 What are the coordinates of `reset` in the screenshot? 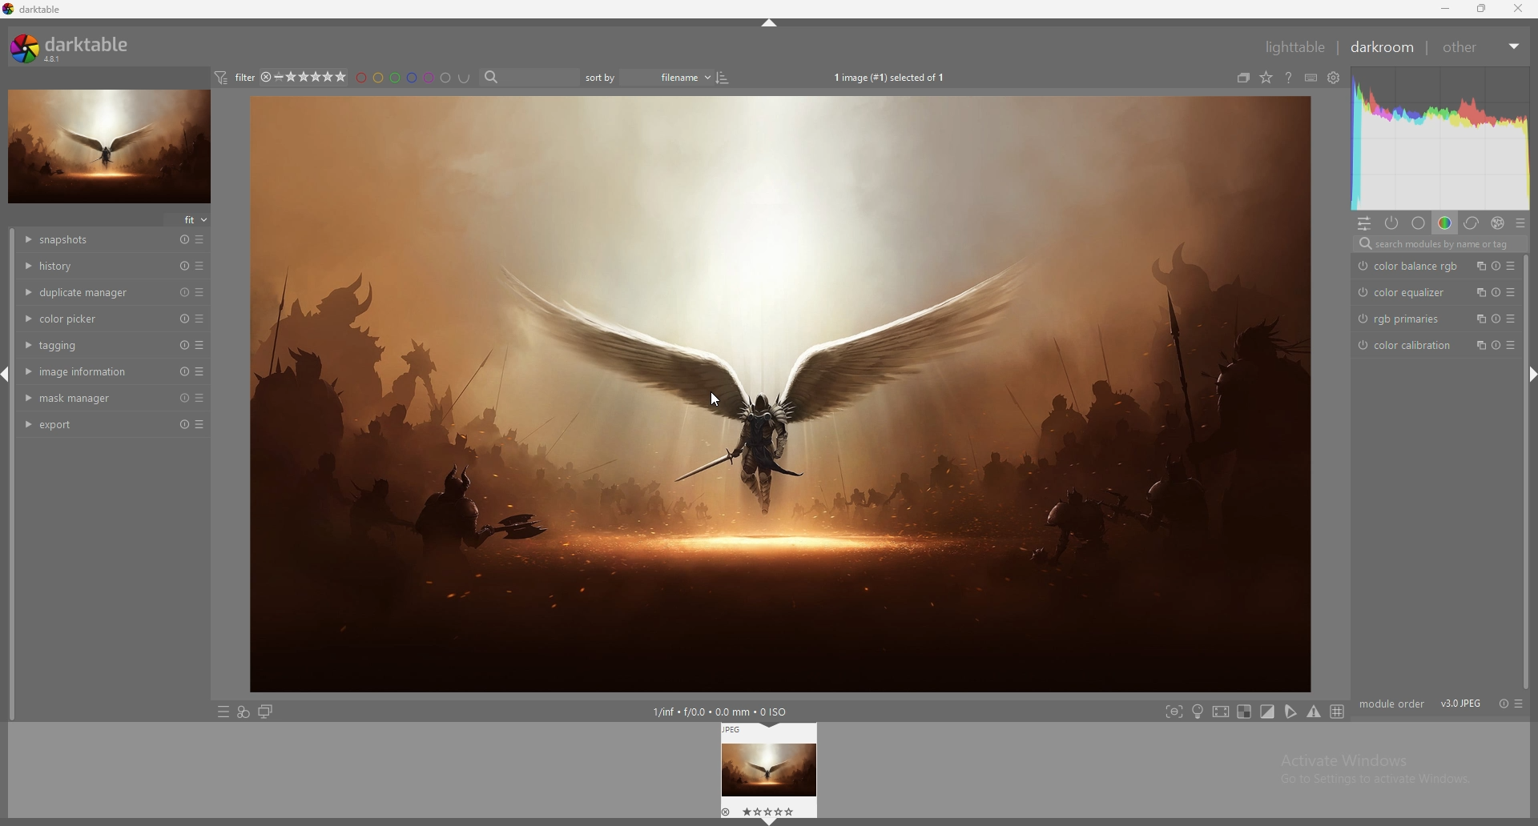 It's located at (184, 240).